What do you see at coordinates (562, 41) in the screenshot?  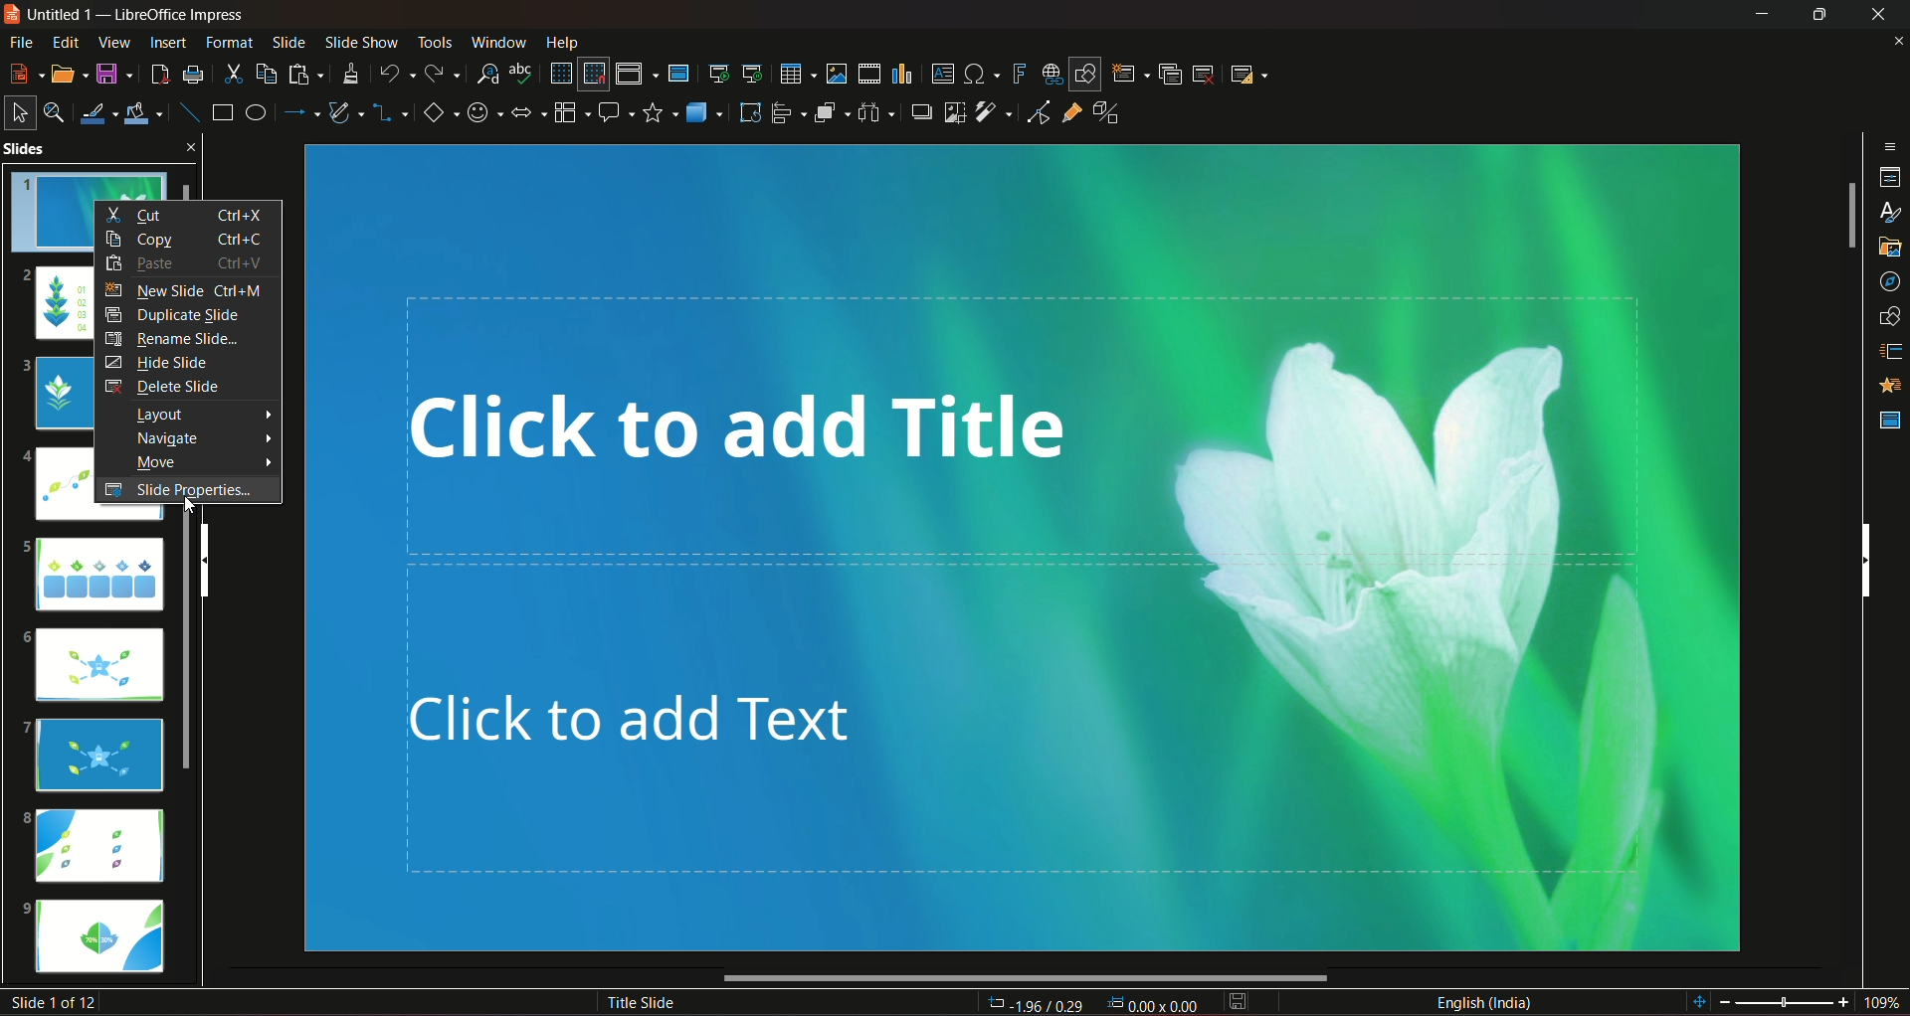 I see `help` at bounding box center [562, 41].